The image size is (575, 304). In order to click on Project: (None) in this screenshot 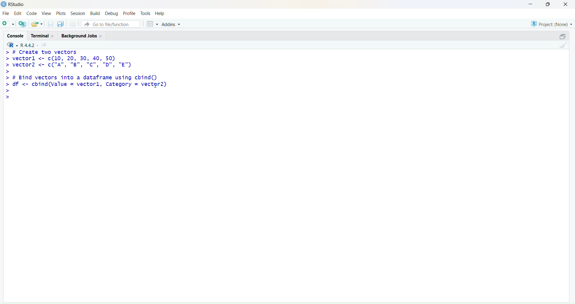, I will do `click(551, 24)`.